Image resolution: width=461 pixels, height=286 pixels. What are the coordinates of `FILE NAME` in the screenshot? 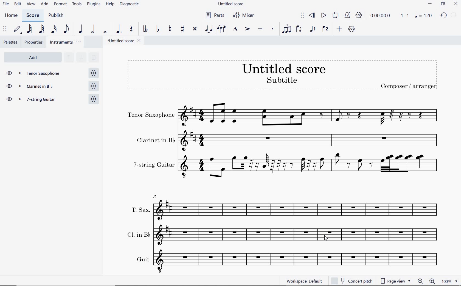 It's located at (231, 4).